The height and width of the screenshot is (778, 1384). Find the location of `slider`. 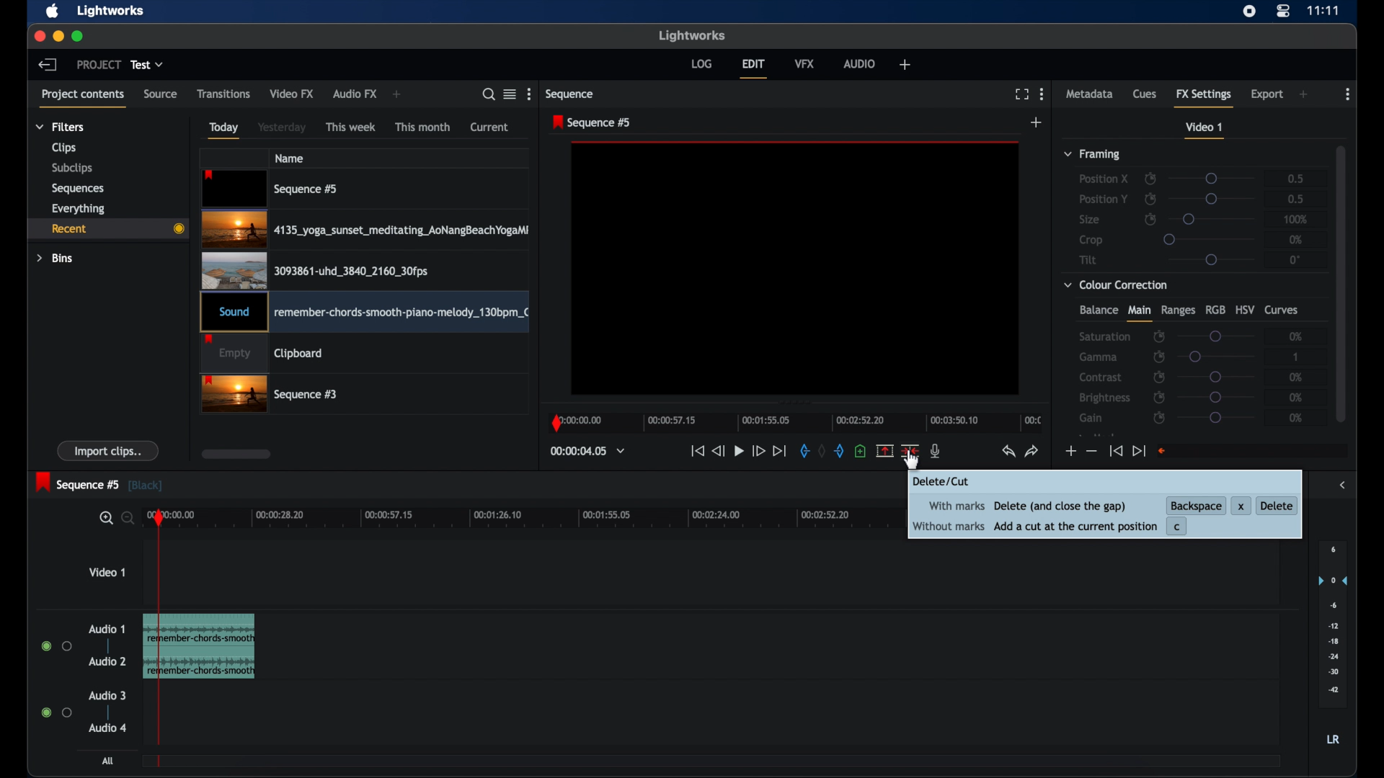

slider is located at coordinates (1216, 335).